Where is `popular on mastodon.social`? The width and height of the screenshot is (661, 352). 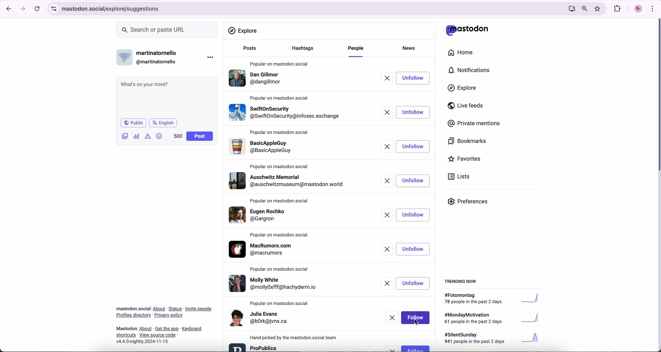
popular on mastodon.social is located at coordinates (280, 97).